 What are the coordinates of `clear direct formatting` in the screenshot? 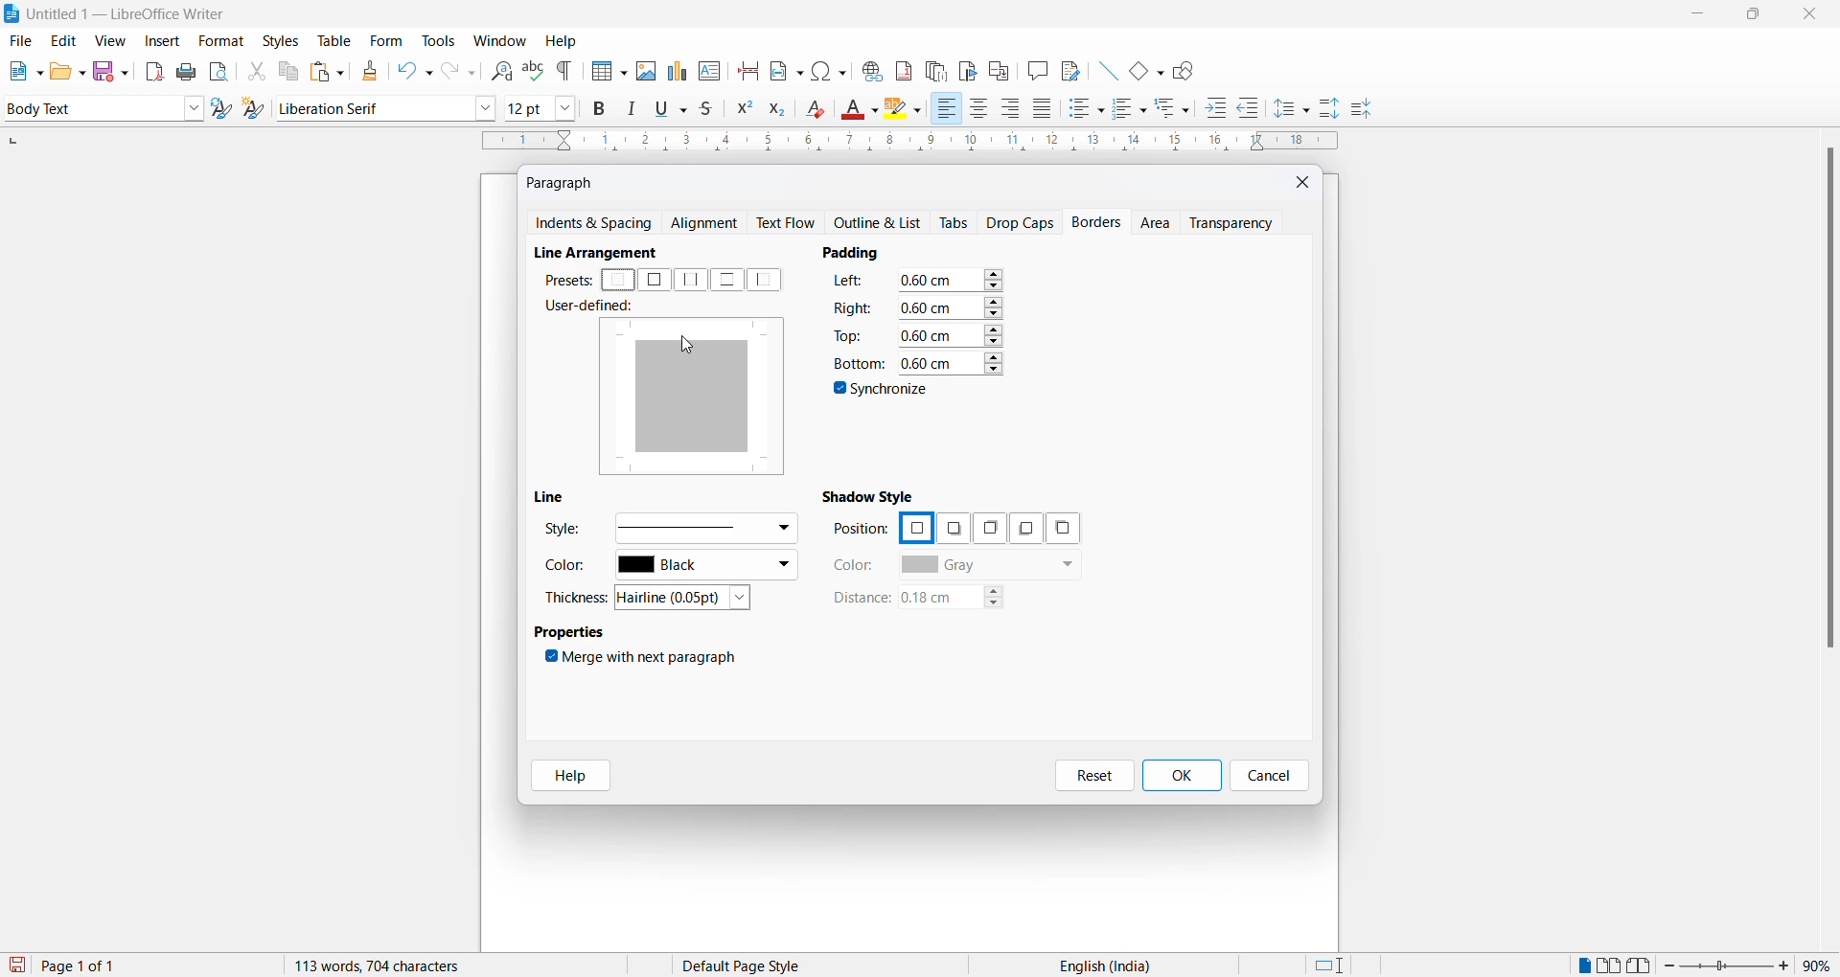 It's located at (820, 111).